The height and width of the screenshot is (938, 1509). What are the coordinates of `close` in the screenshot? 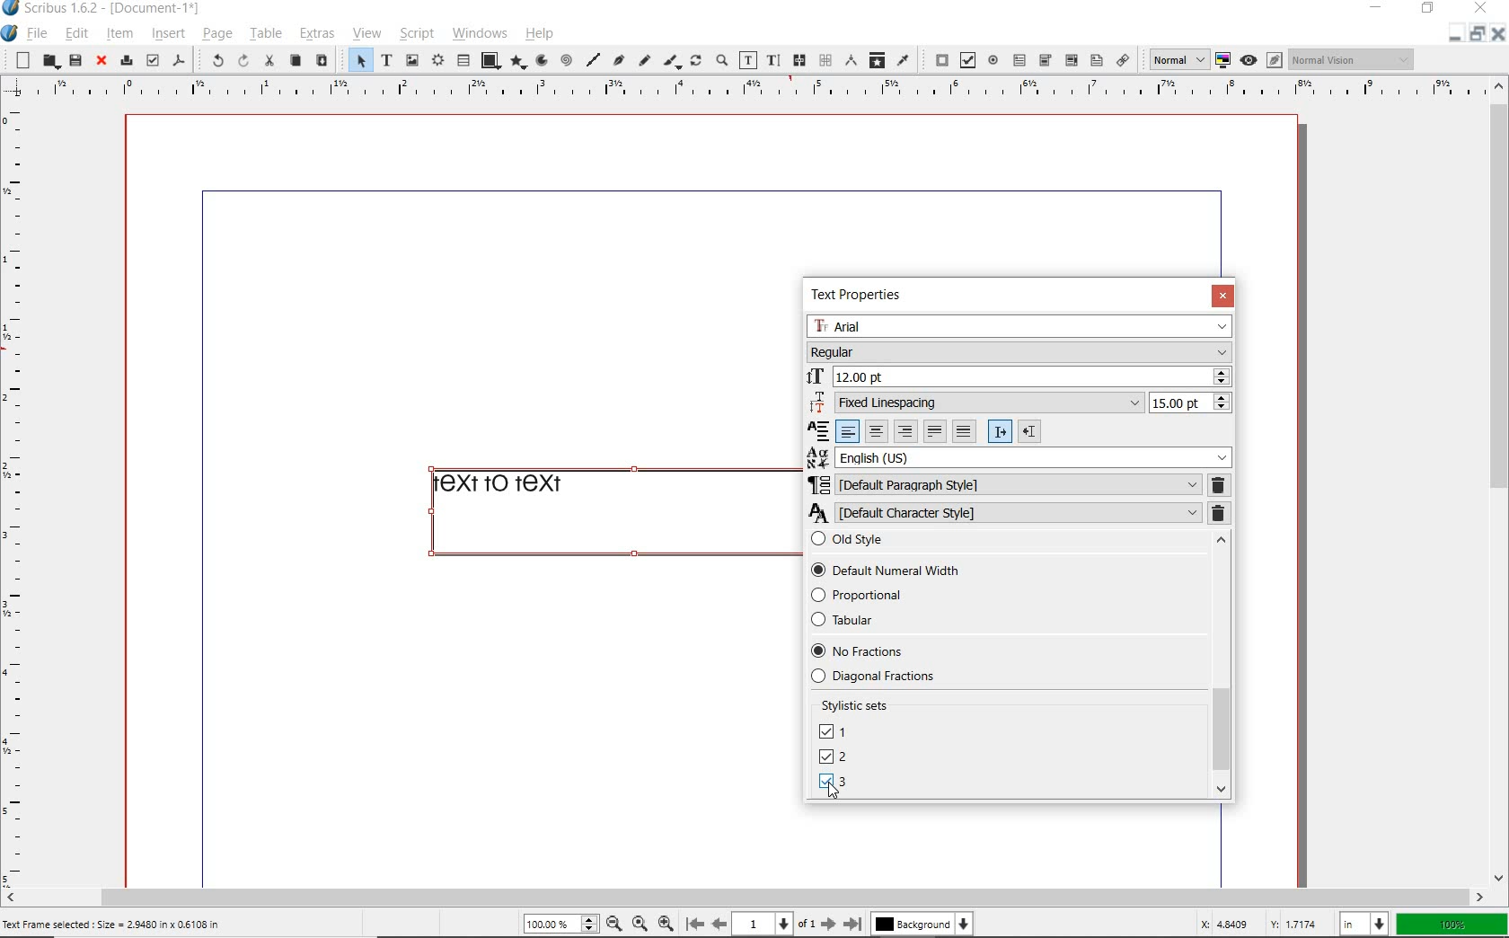 It's located at (99, 61).